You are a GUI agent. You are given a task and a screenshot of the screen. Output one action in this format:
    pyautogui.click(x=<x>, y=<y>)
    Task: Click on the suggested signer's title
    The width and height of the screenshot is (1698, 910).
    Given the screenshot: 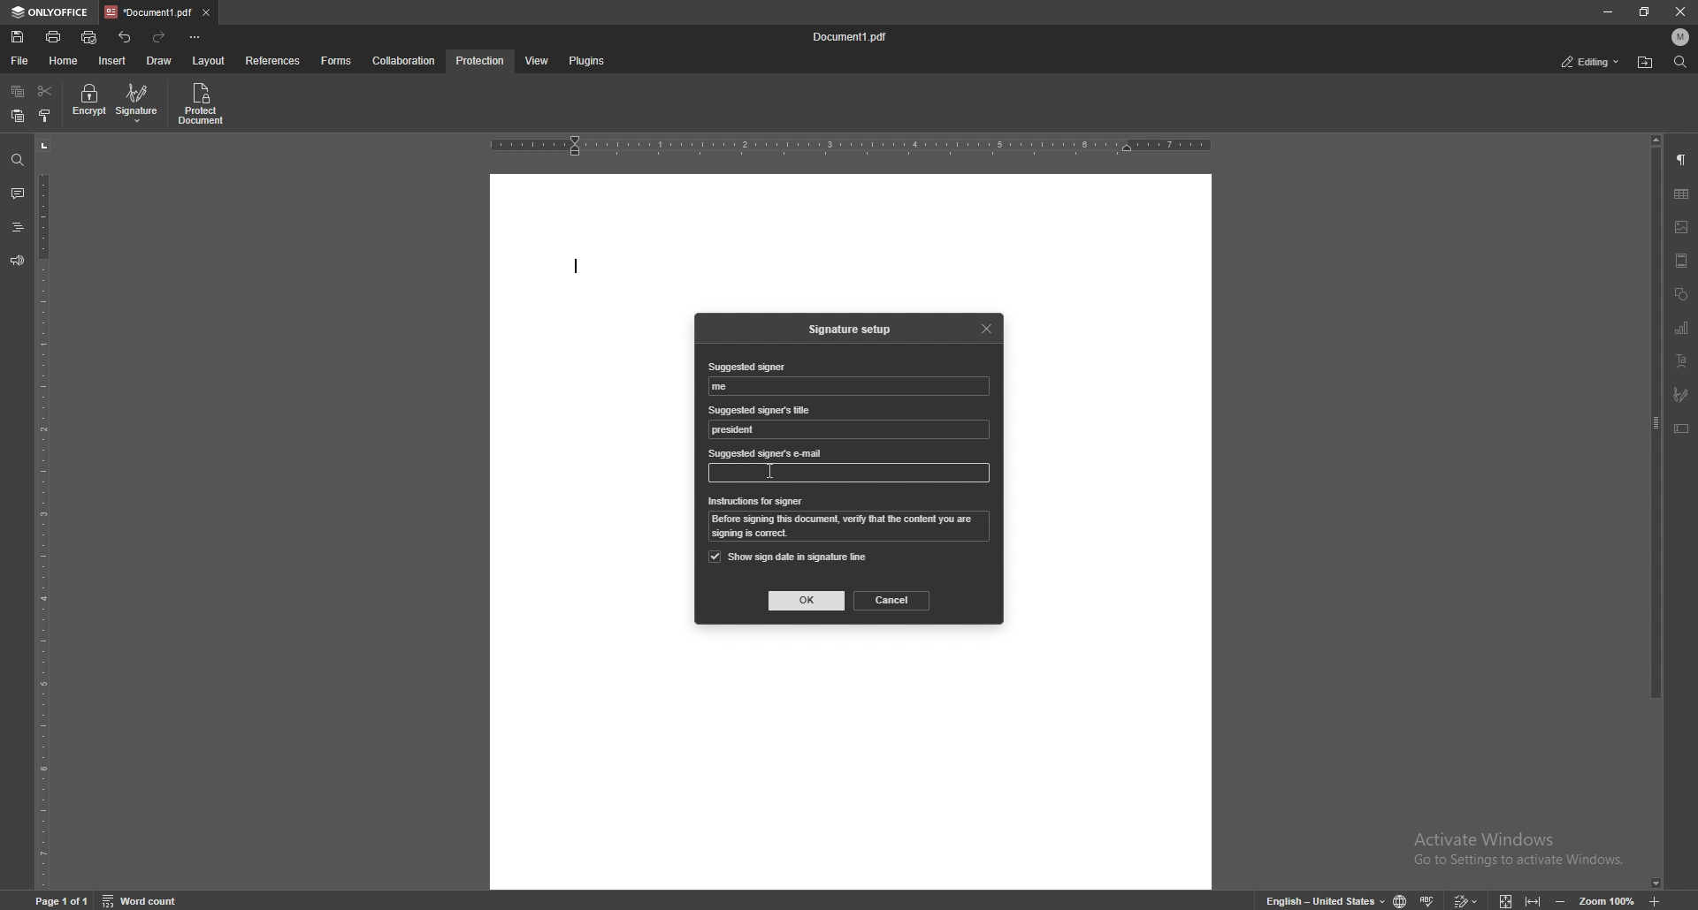 What is the action you would take?
    pyautogui.click(x=737, y=430)
    